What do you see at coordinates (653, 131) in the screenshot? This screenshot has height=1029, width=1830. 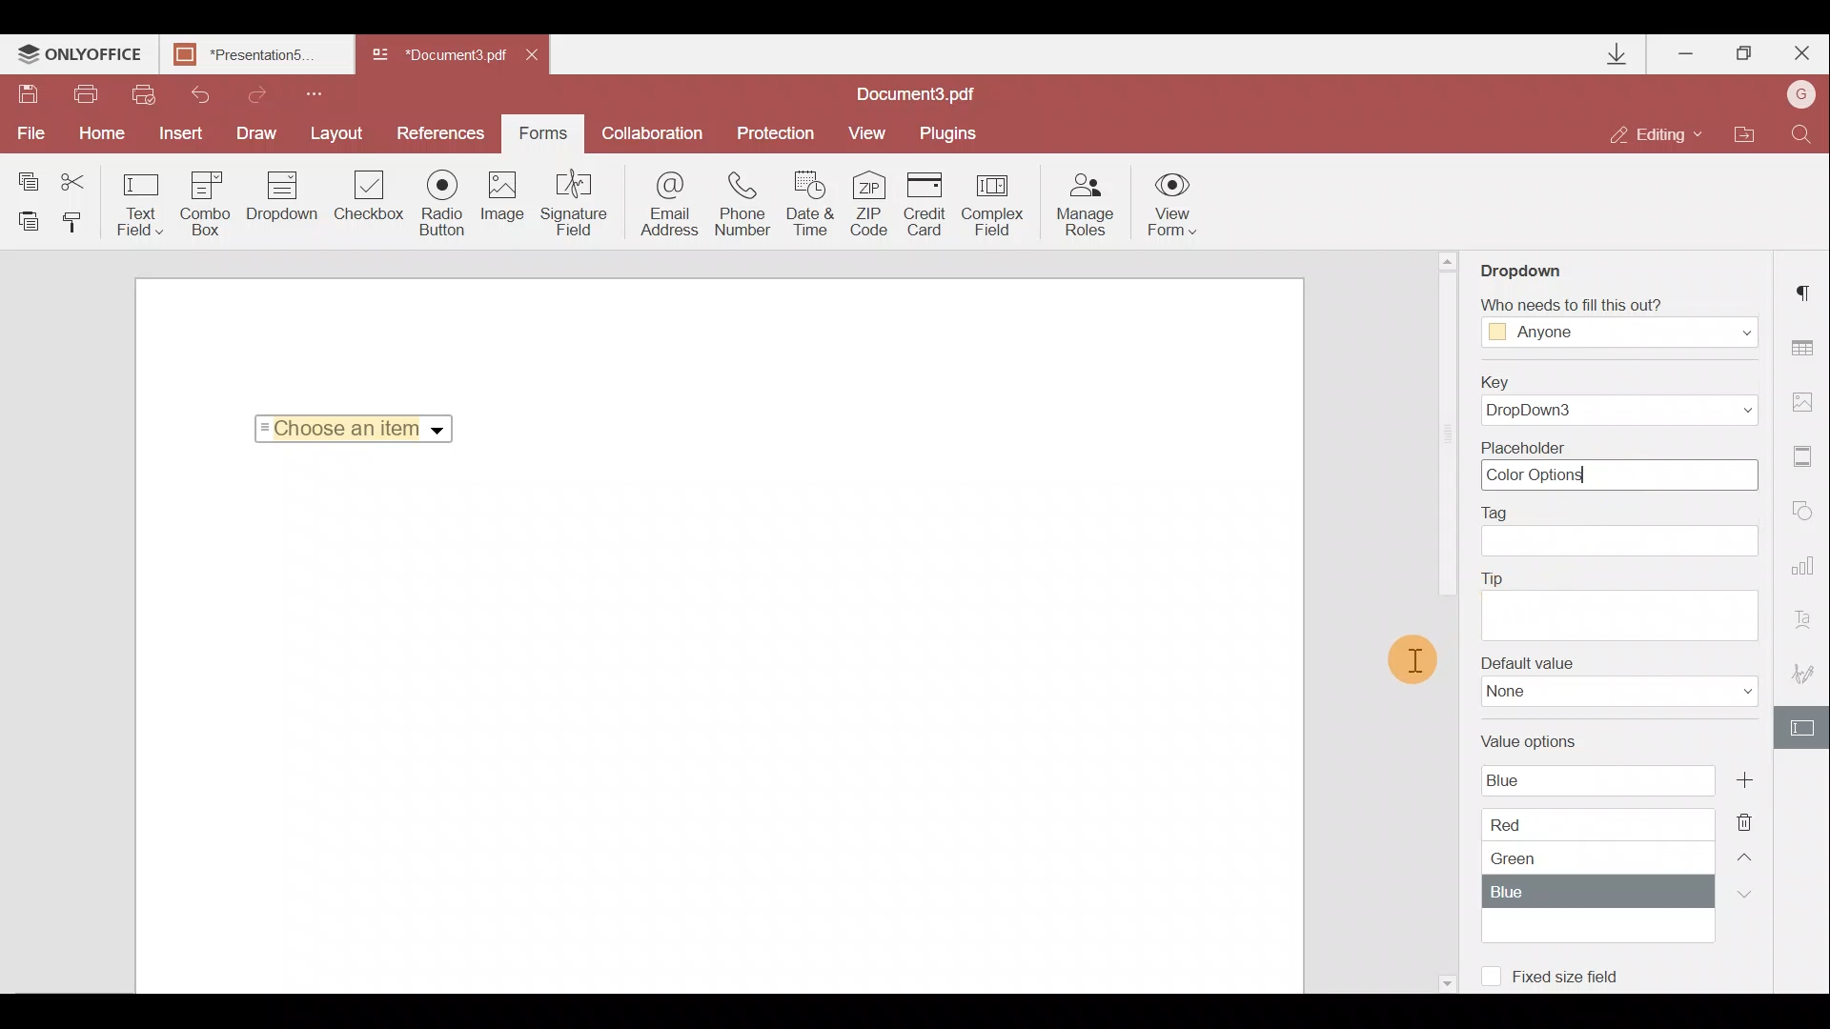 I see `Collaboration` at bounding box center [653, 131].